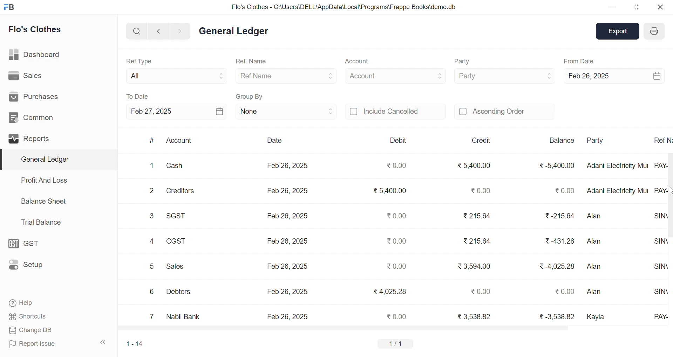 The height and width of the screenshot is (357, 673). I want to click on Ref. Name, so click(252, 62).